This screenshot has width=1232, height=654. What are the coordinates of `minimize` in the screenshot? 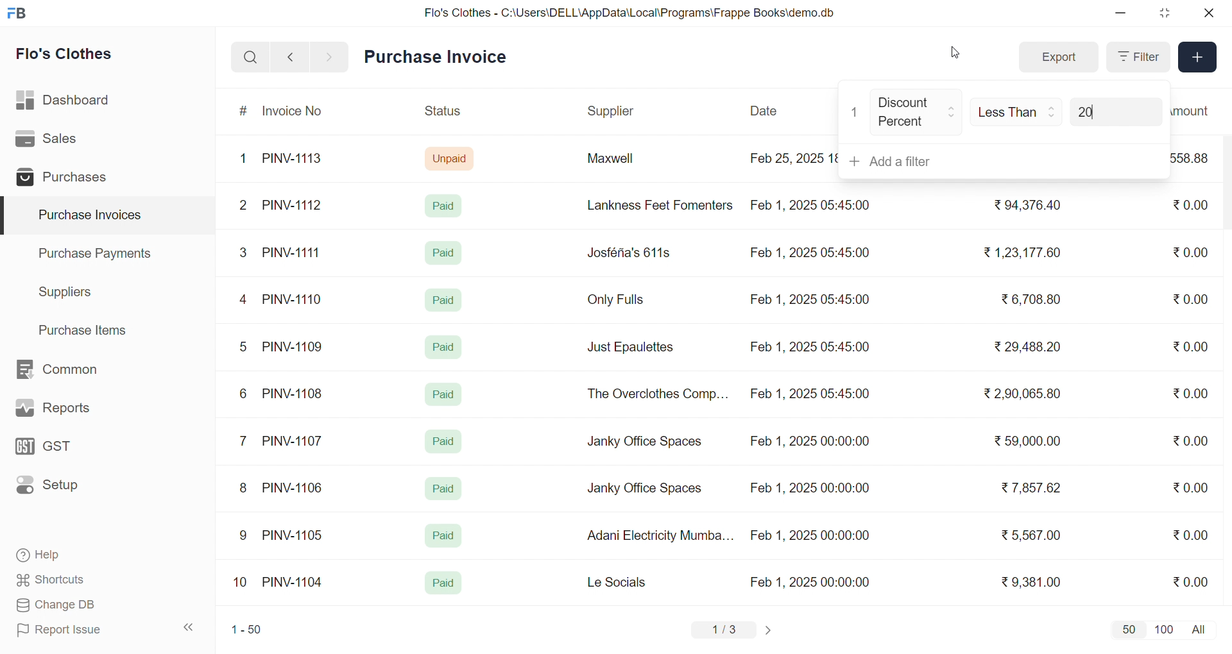 It's located at (1122, 13).